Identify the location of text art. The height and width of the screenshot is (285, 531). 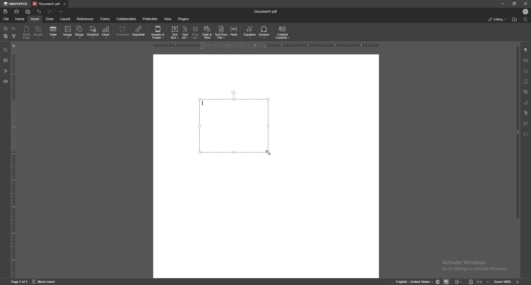
(186, 33).